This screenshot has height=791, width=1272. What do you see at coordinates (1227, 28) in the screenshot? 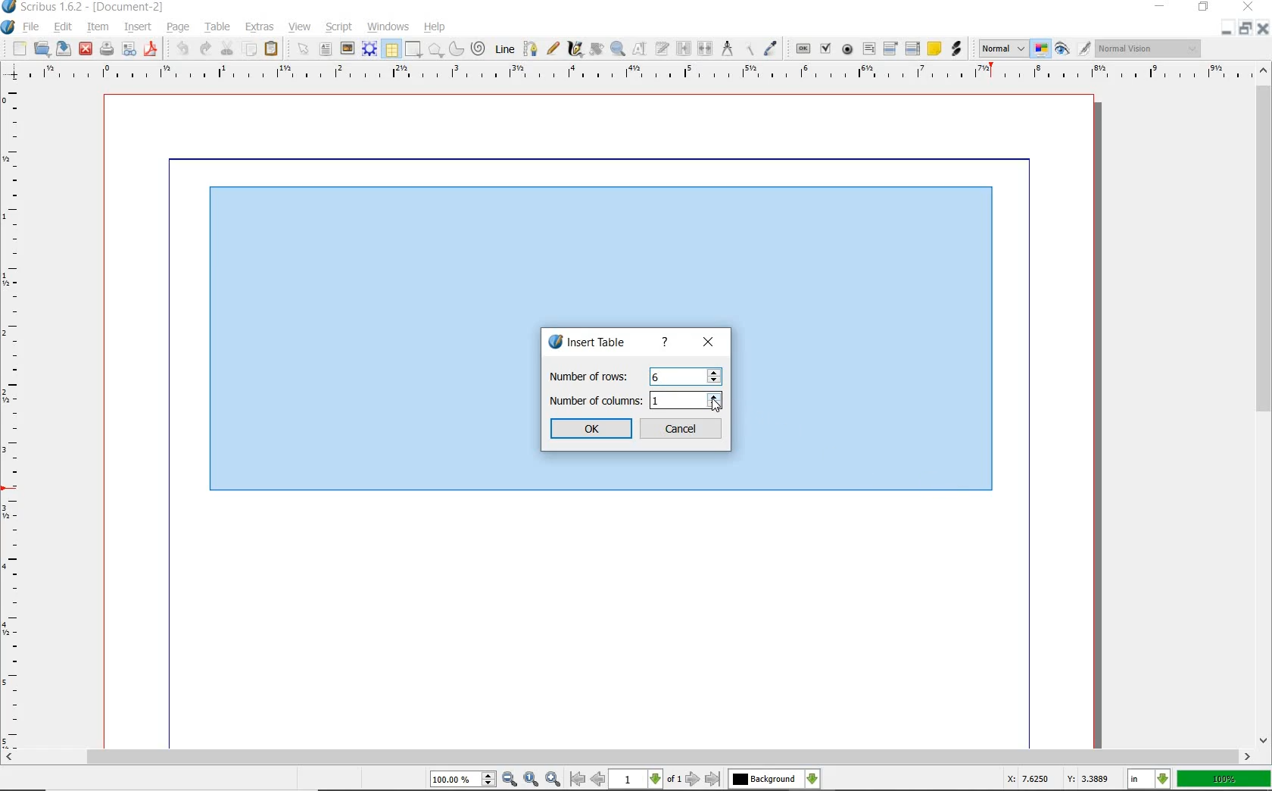
I see `minimize` at bounding box center [1227, 28].